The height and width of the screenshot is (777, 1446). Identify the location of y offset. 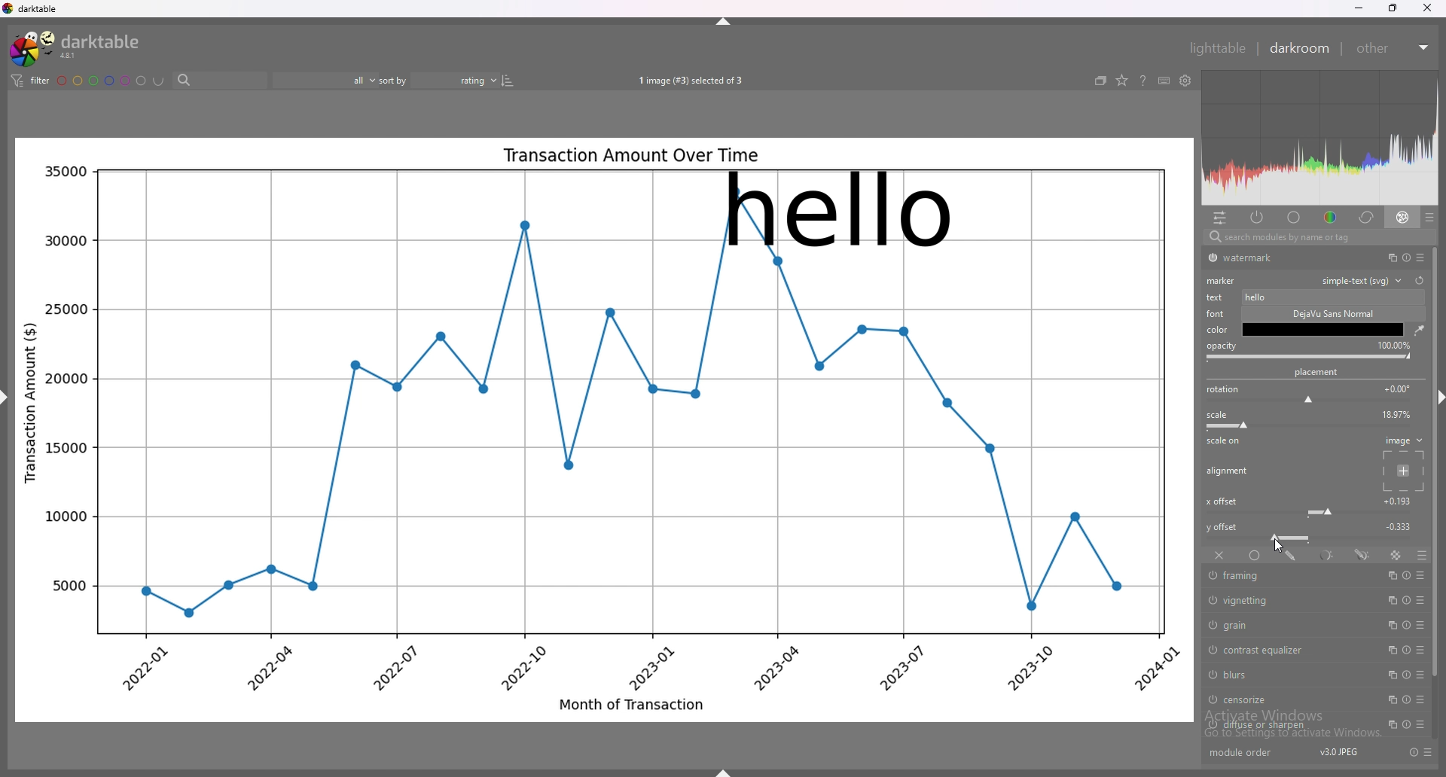
(1404, 525).